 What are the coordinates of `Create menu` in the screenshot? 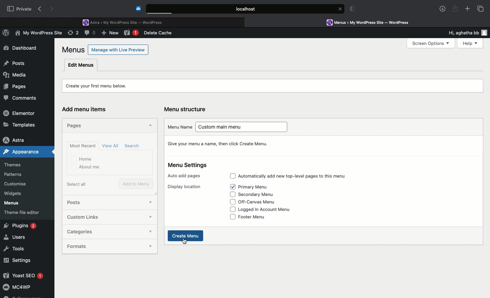 It's located at (186, 236).